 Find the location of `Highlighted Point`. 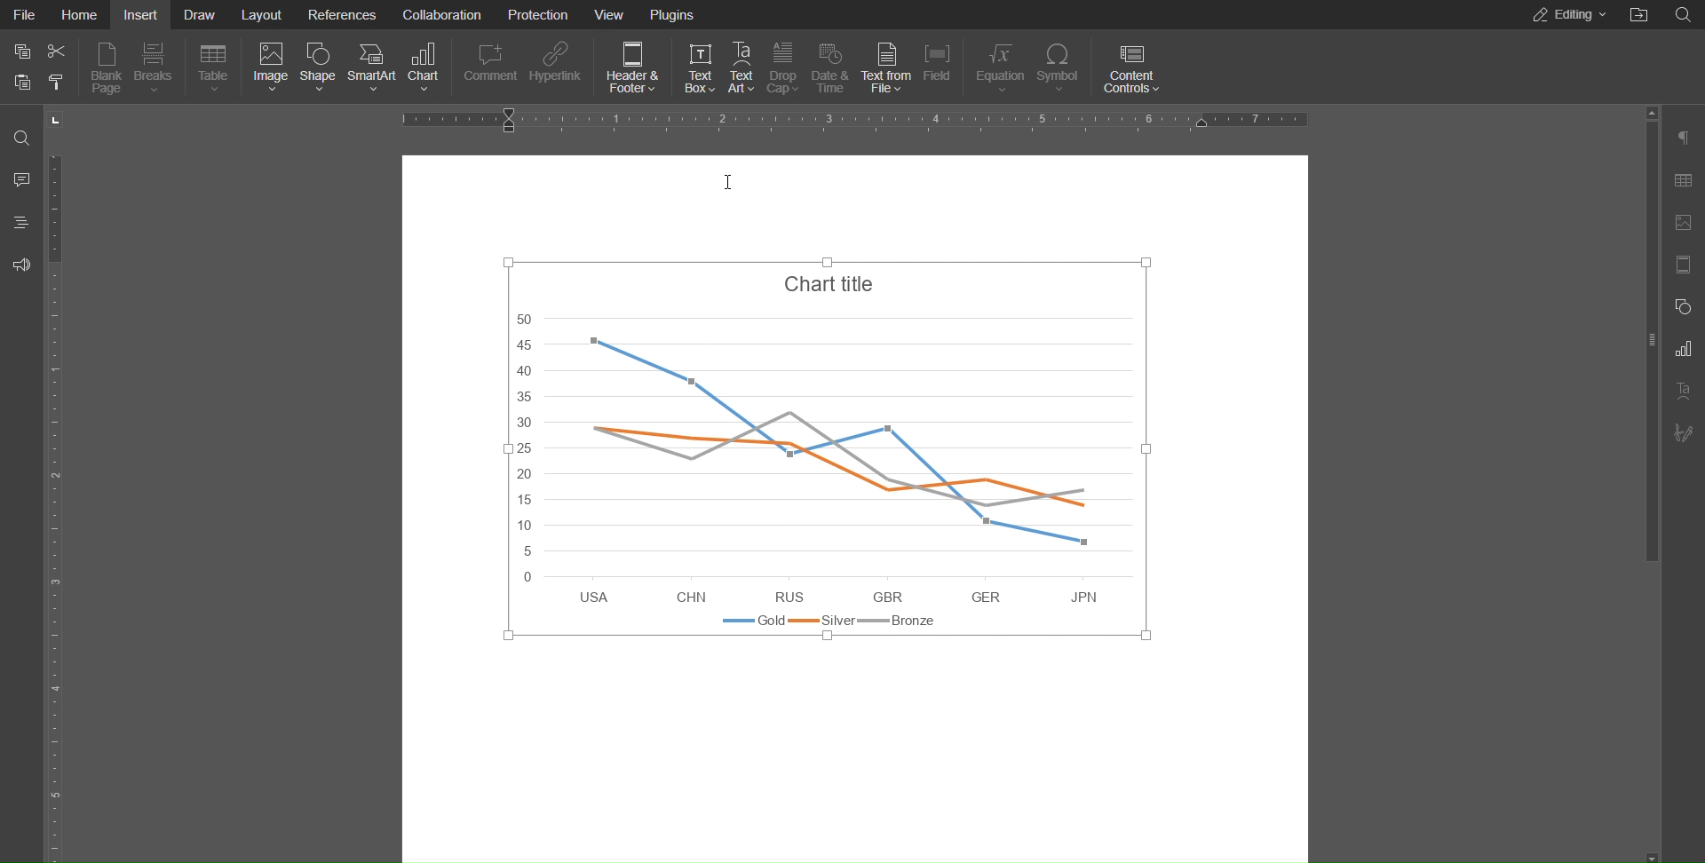

Highlighted Point is located at coordinates (887, 429).